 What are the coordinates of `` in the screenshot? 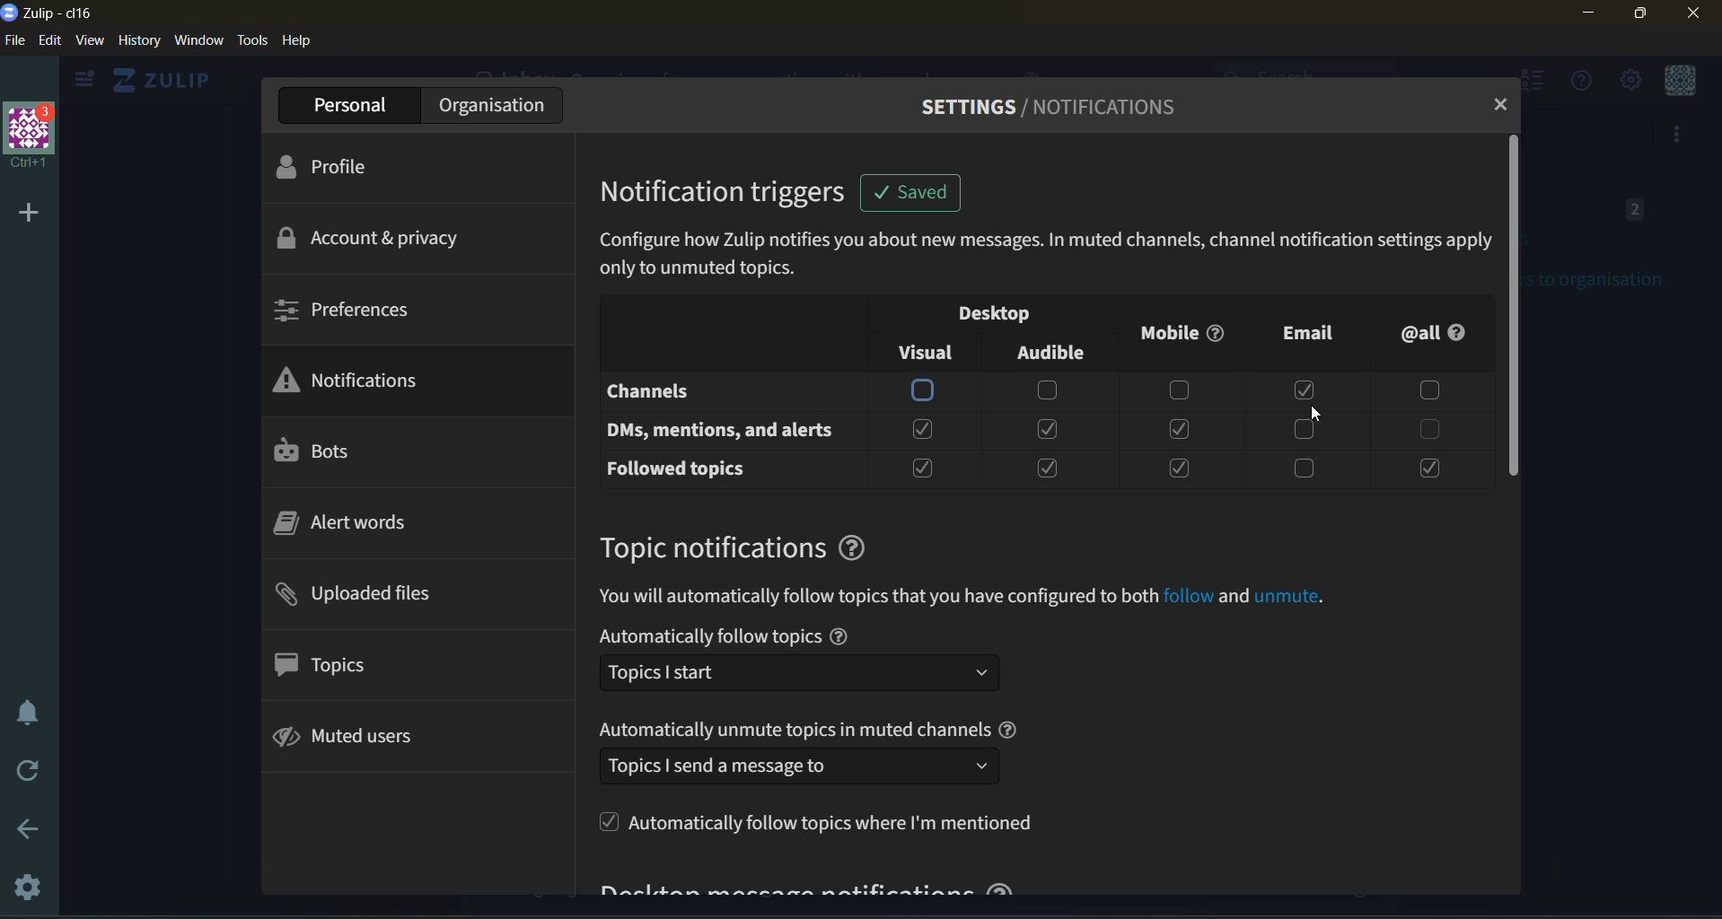 It's located at (1188, 597).